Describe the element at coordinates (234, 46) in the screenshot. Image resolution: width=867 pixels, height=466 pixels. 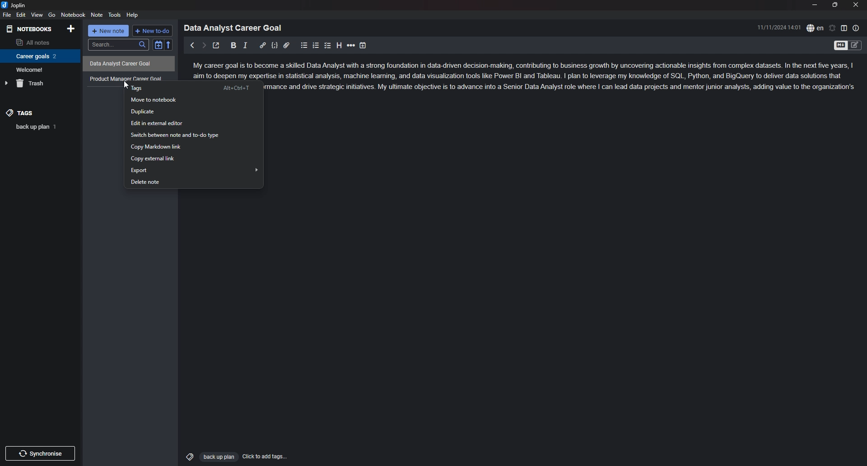
I see `bold` at that location.